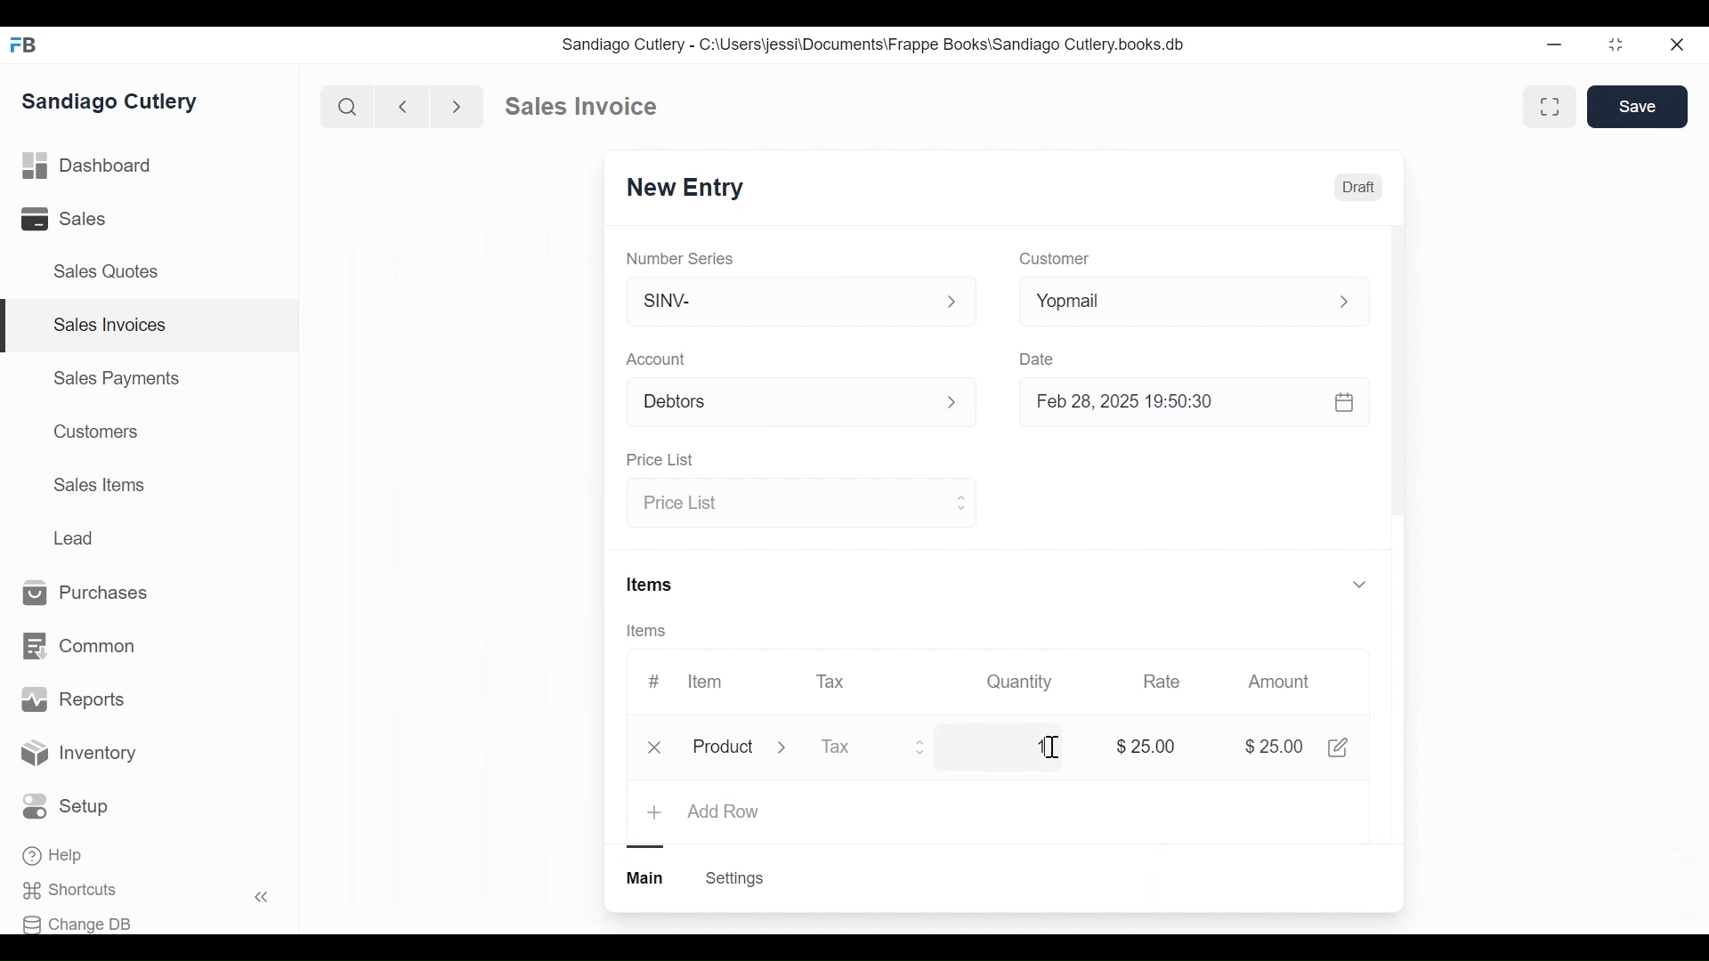  I want to click on Purchases, so click(94, 594).